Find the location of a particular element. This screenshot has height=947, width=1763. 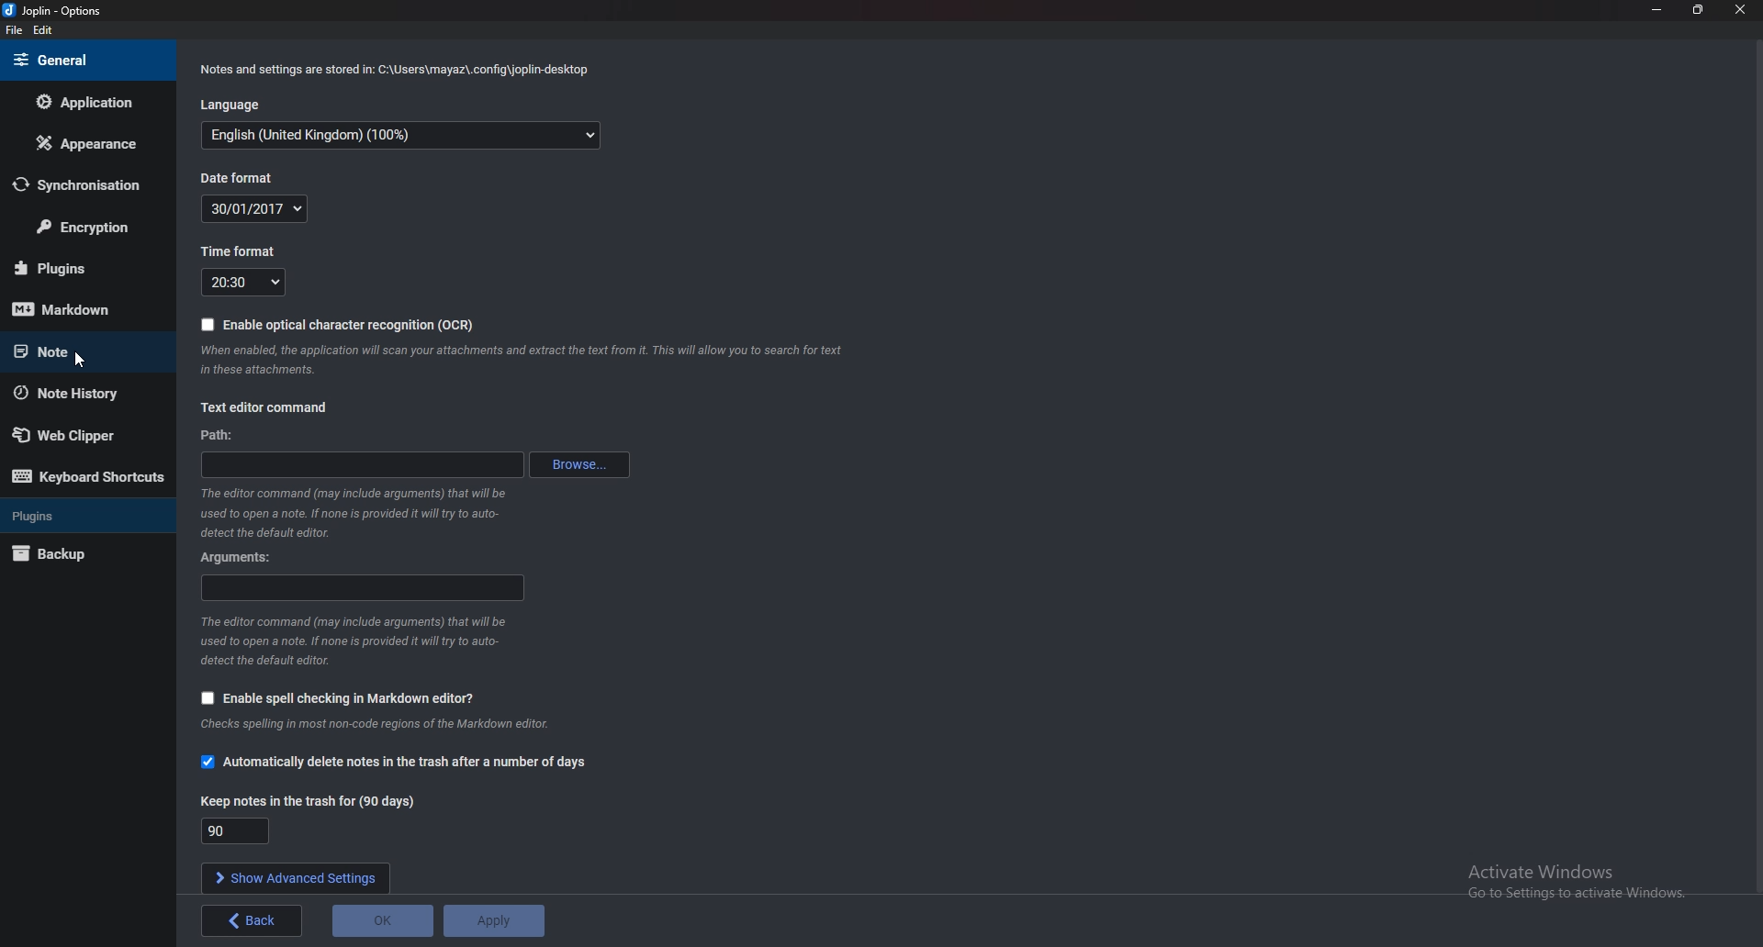

cursor is located at coordinates (81, 360).